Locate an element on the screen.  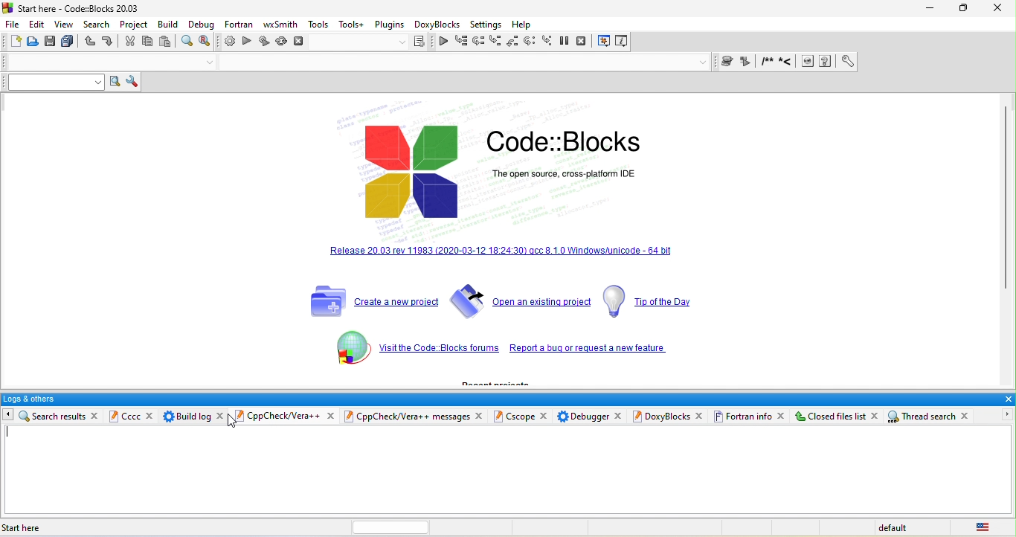
new file  is located at coordinates (13, 42).